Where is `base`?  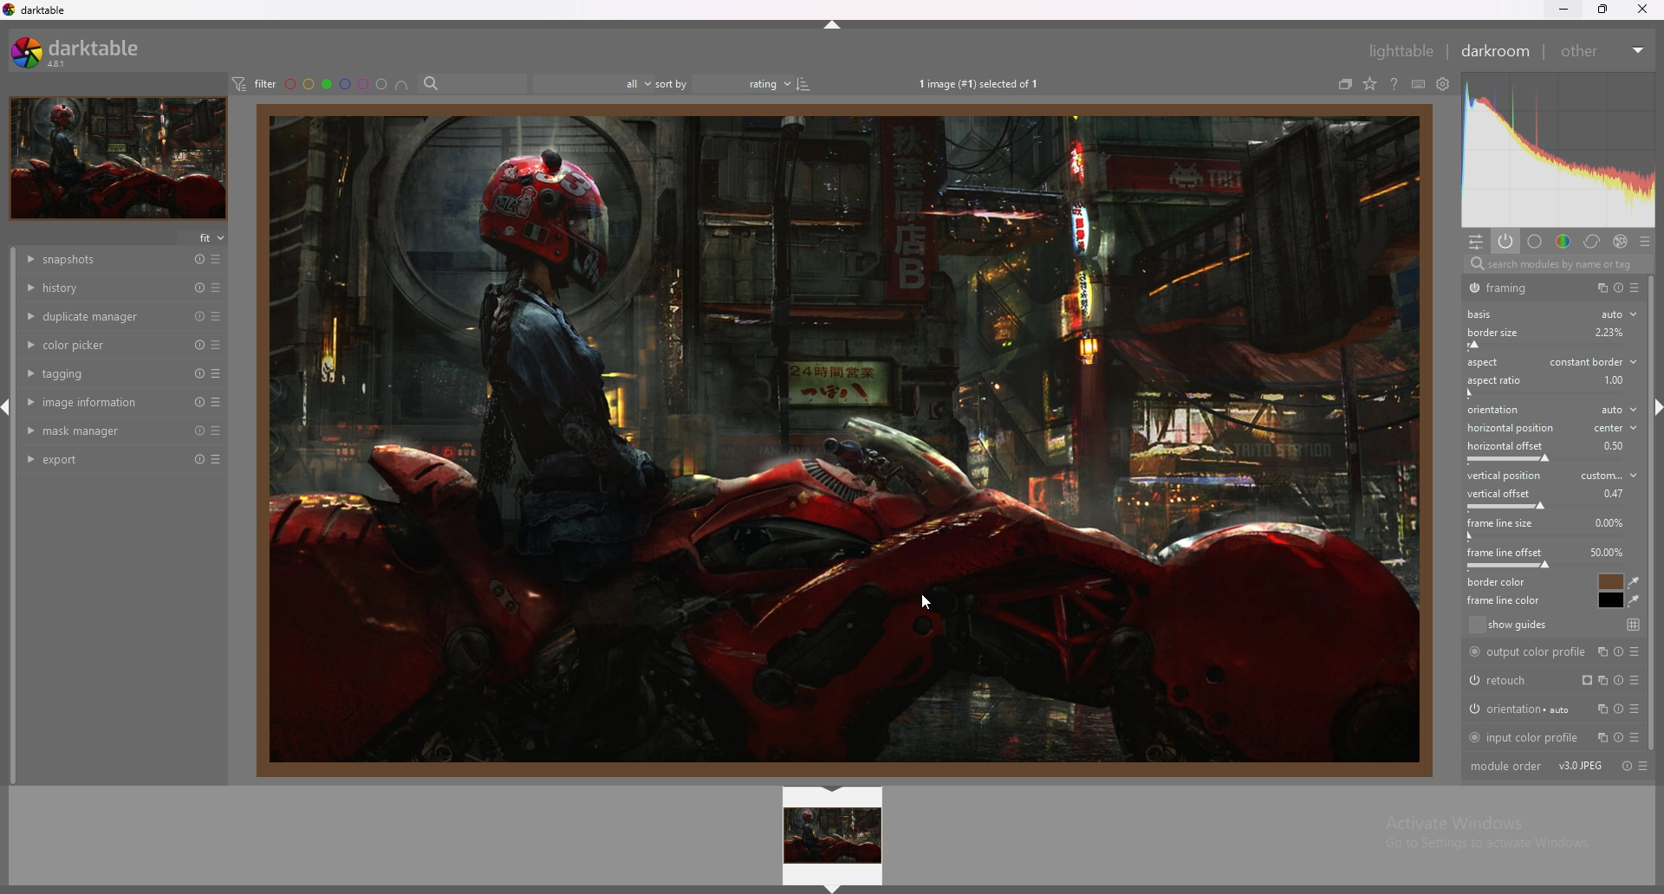
base is located at coordinates (1534, 241).